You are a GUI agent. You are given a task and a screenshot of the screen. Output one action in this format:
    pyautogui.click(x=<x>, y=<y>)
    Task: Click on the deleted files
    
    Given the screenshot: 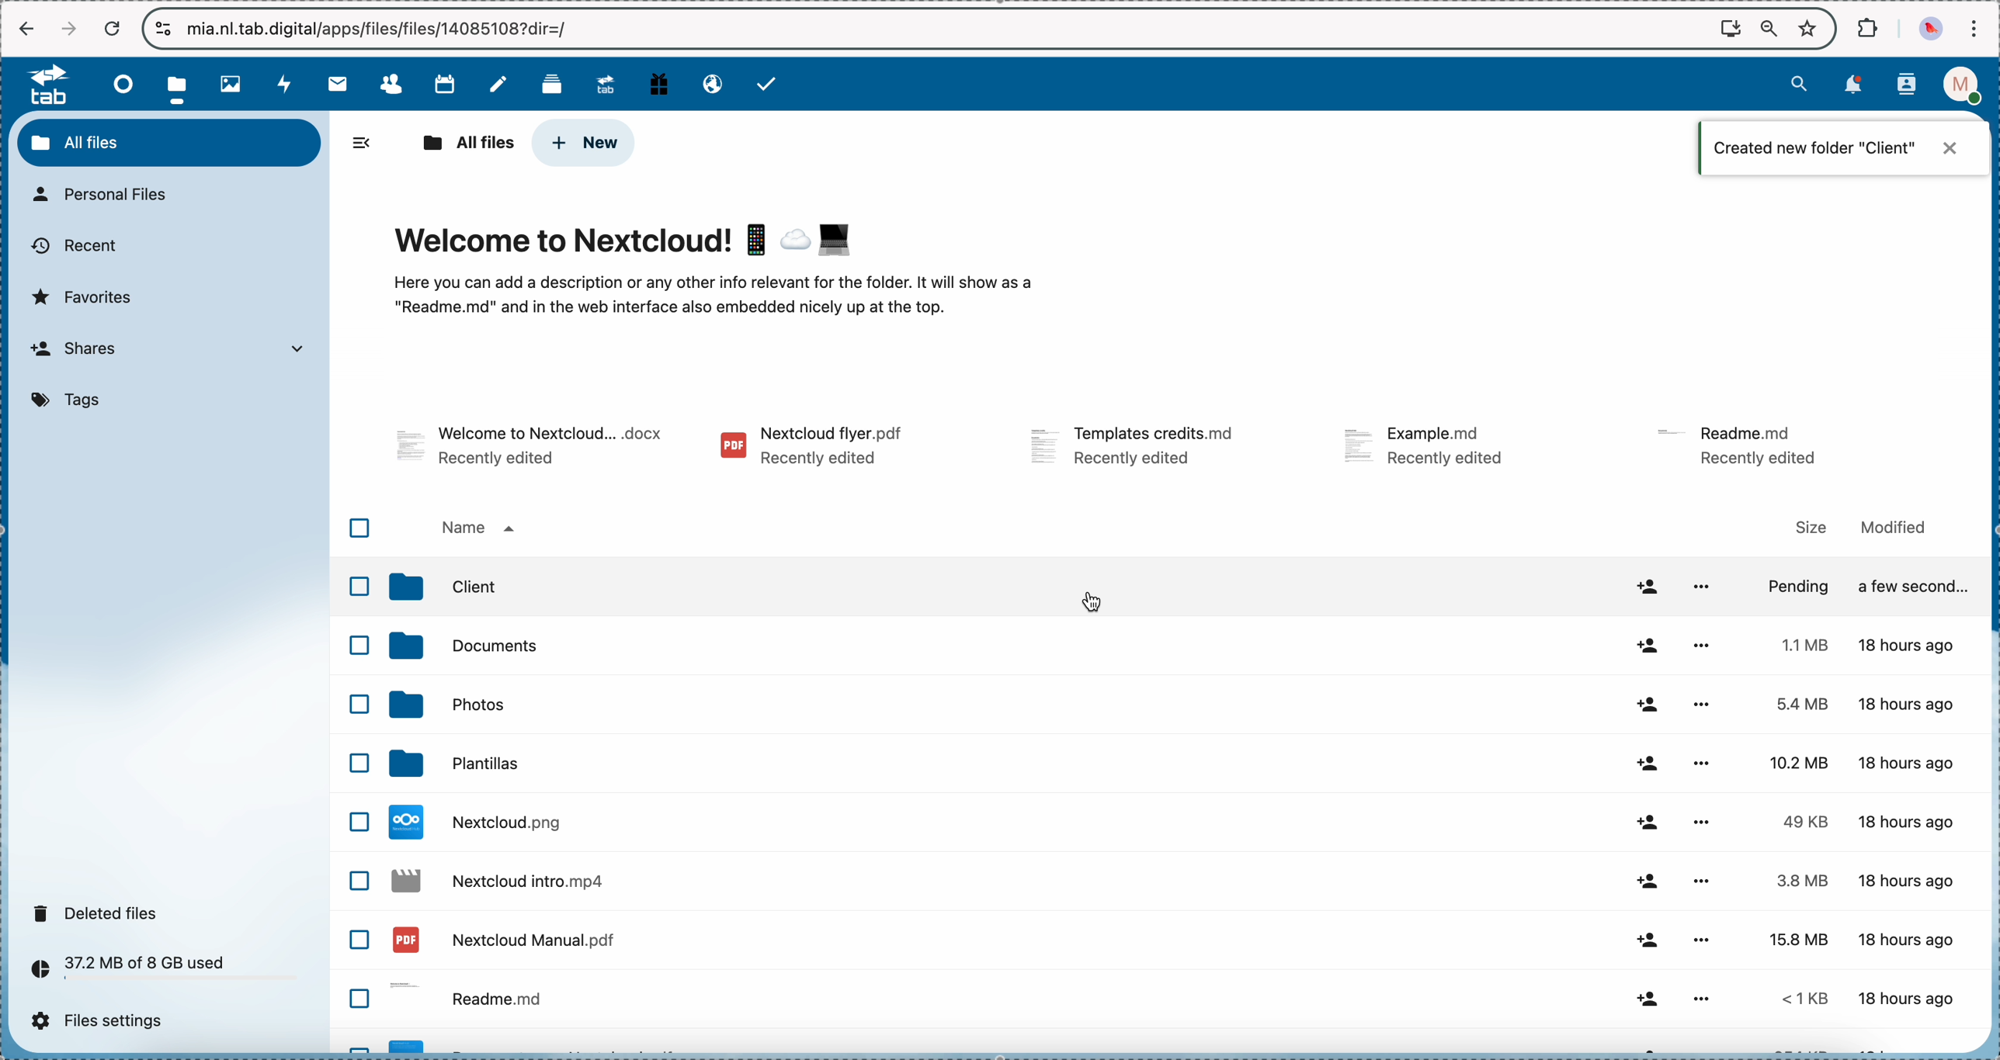 What is the action you would take?
    pyautogui.click(x=100, y=913)
    